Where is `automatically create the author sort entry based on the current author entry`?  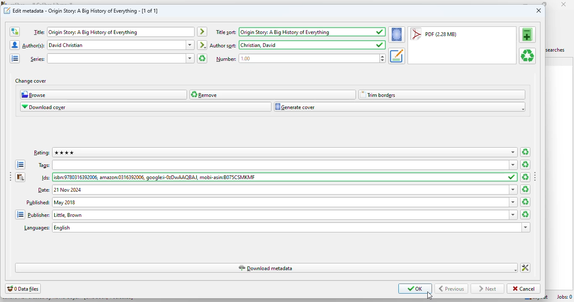 automatically create the author sort entry based on the current author entry is located at coordinates (202, 45).